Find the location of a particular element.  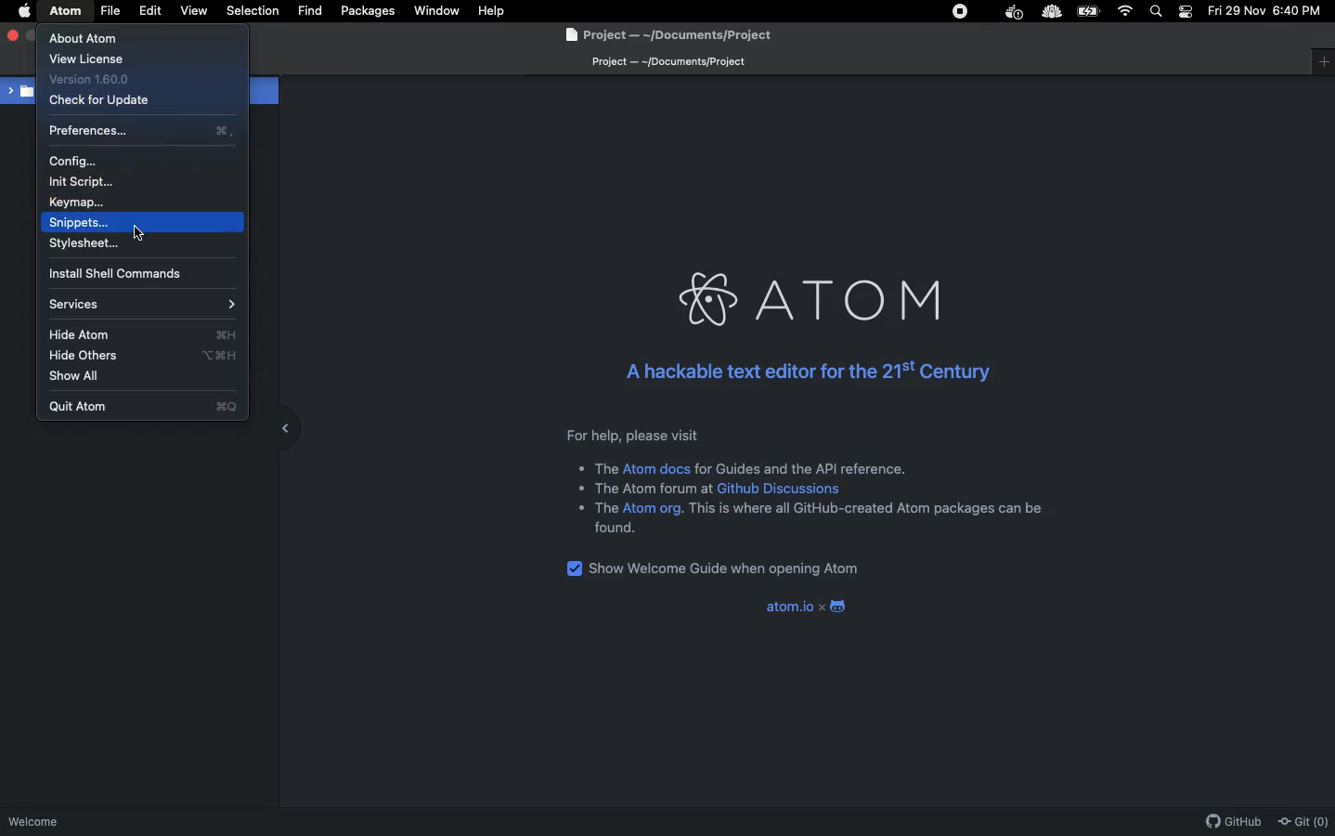

checkbox is located at coordinates (572, 568).